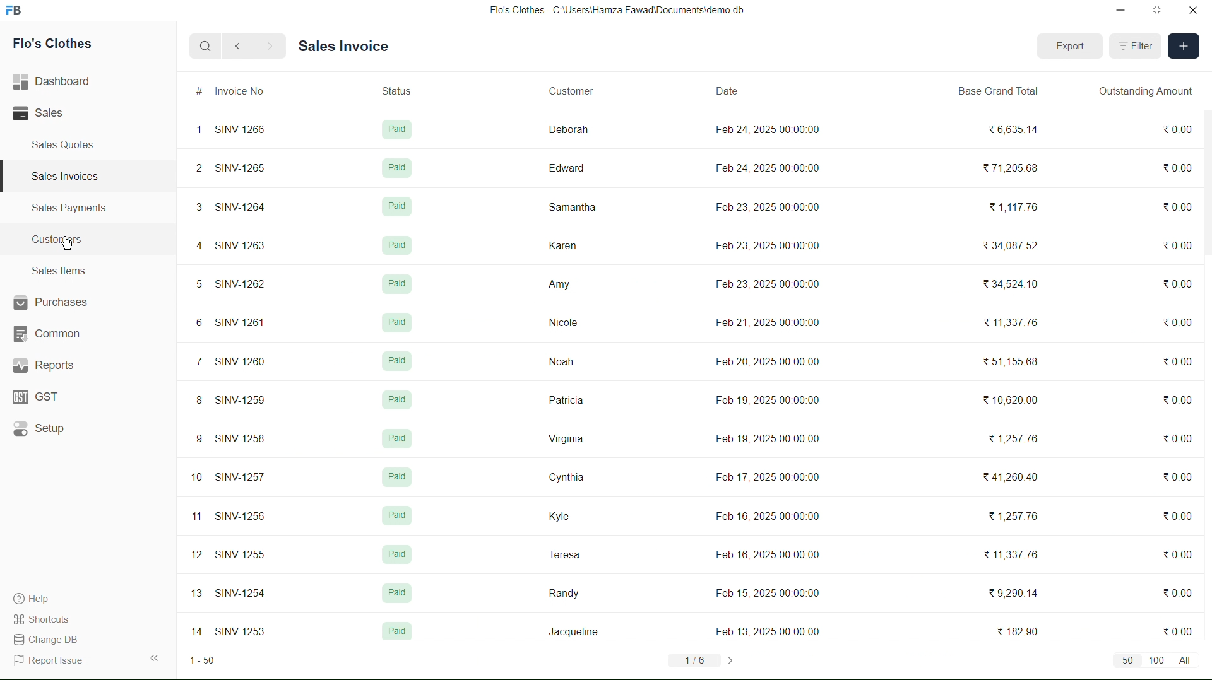 This screenshot has height=680, width=1212. What do you see at coordinates (241, 47) in the screenshot?
I see `back` at bounding box center [241, 47].